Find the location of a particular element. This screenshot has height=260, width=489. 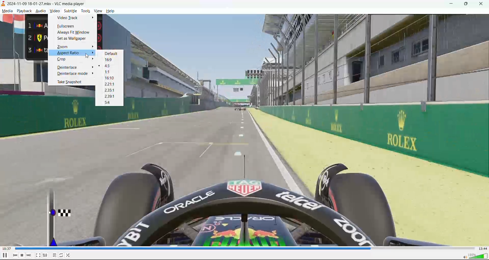

16:10 is located at coordinates (111, 78).